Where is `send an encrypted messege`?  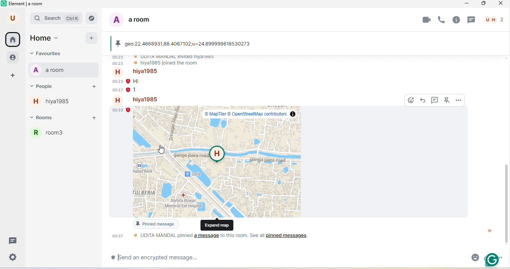
send an encrypted messege is located at coordinates (159, 259).